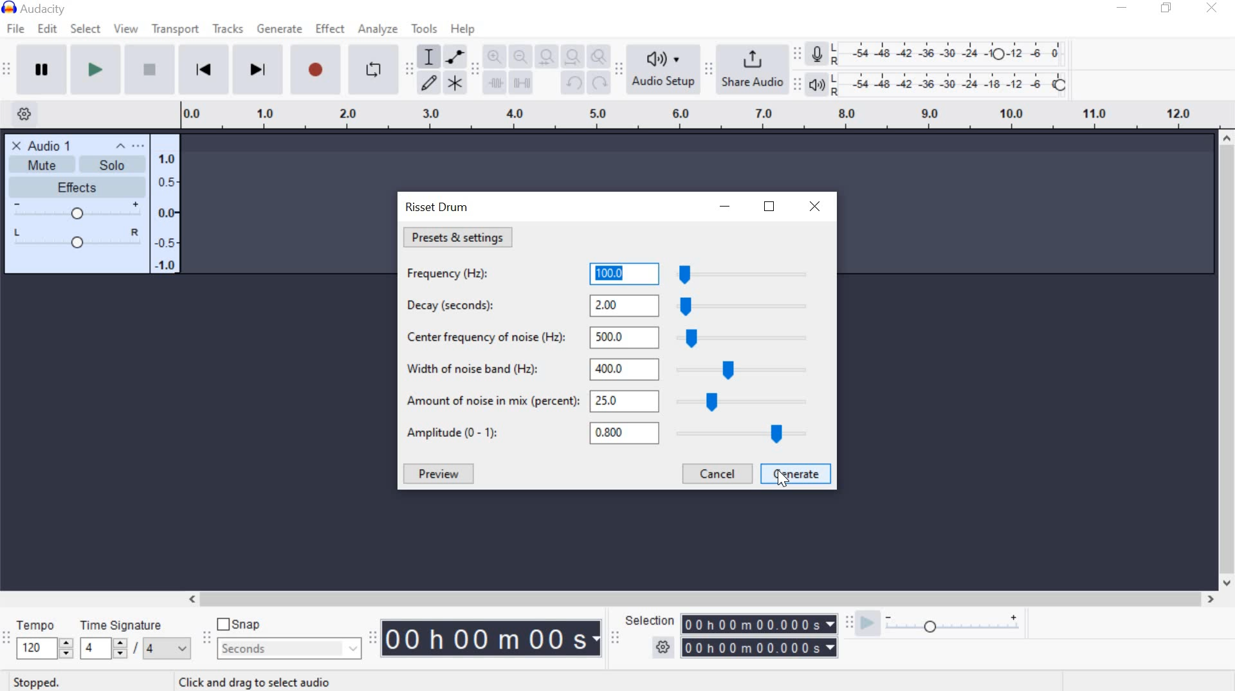 The image size is (1235, 691). Describe the element at coordinates (520, 83) in the screenshot. I see `silence audio selection` at that location.